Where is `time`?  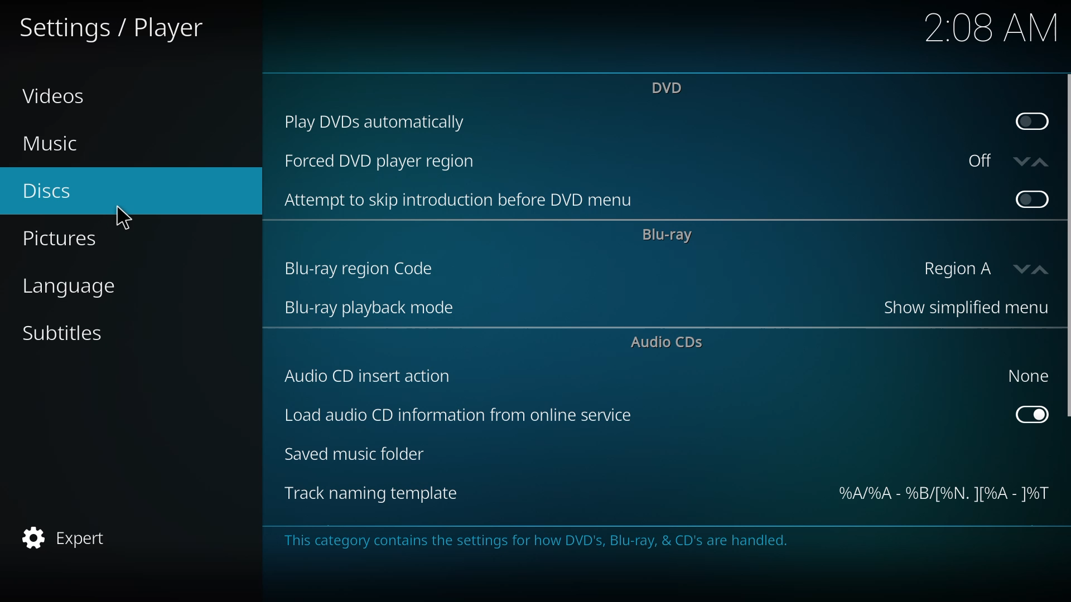
time is located at coordinates (991, 27).